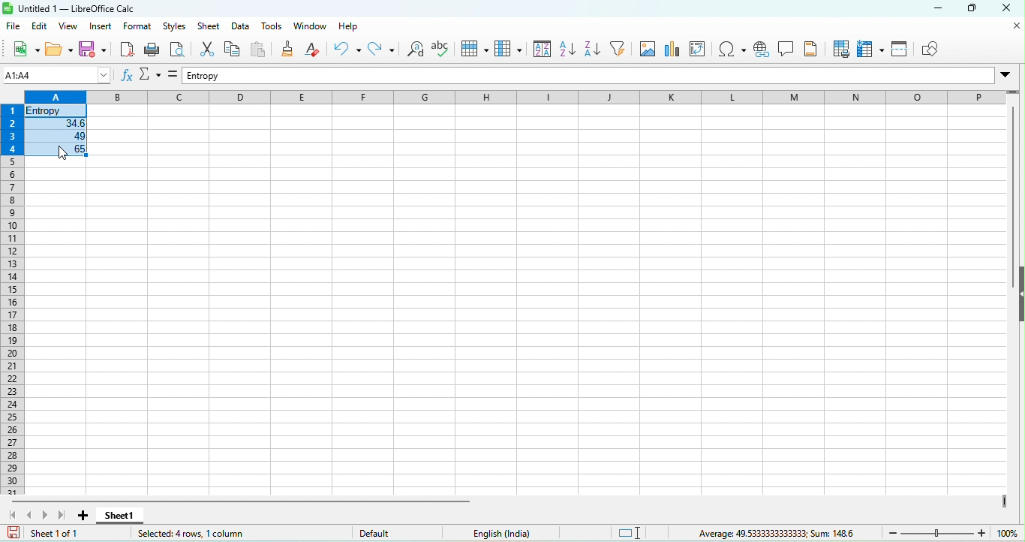 The width and height of the screenshot is (1025, 542). Describe the element at coordinates (1010, 9) in the screenshot. I see `close` at that location.